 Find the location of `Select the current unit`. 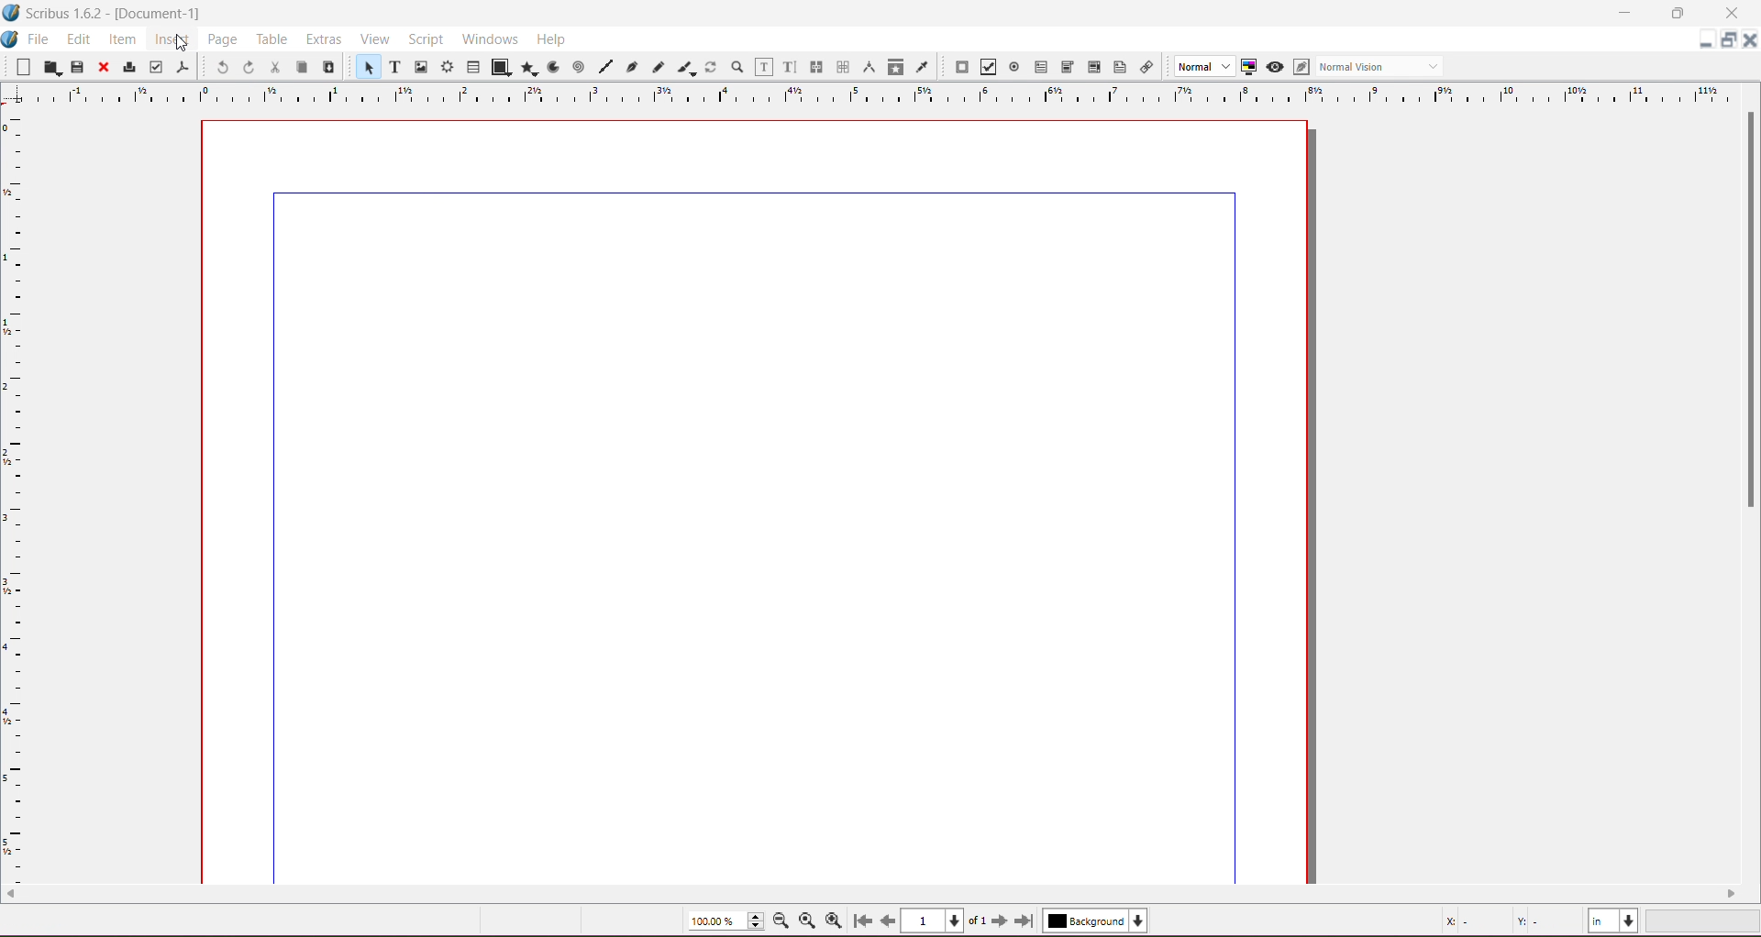

Select the current unit is located at coordinates (1613, 921).